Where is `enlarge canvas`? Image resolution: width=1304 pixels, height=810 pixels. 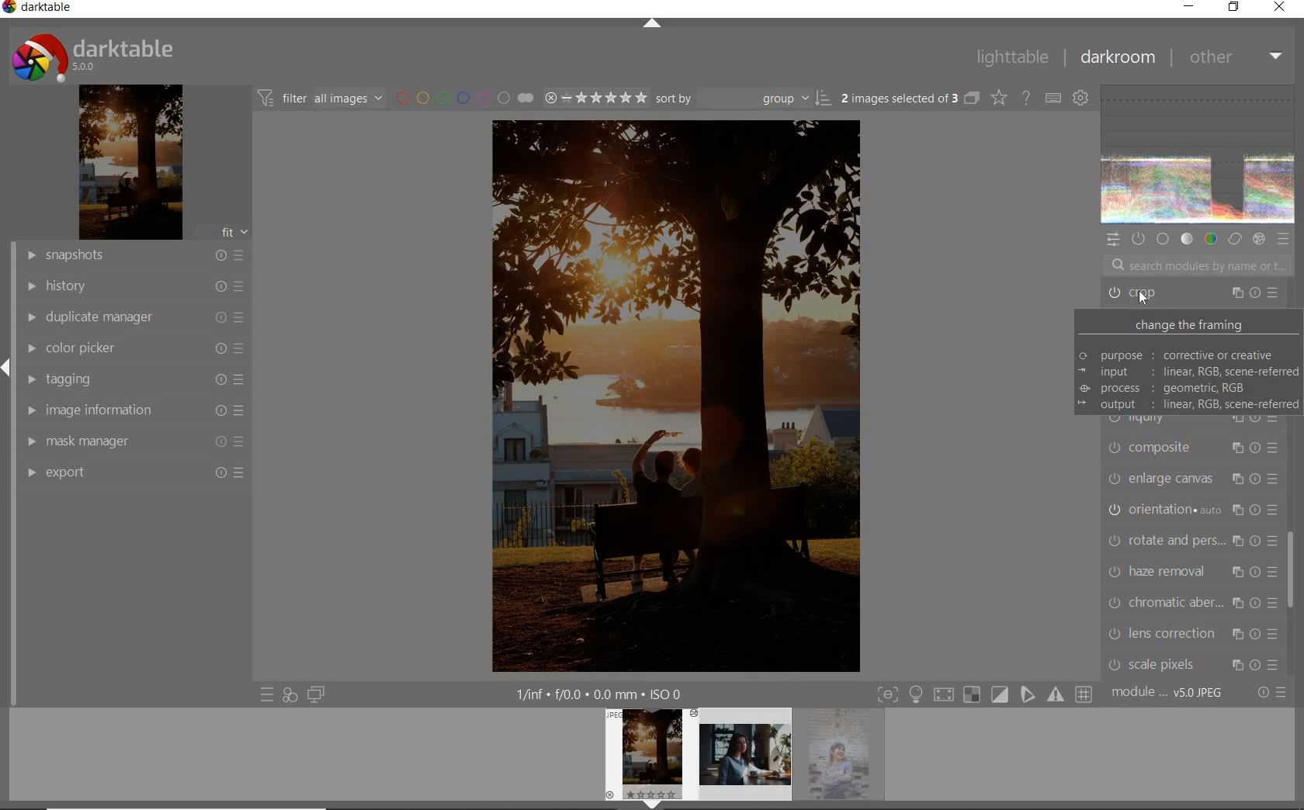 enlarge canvas is located at coordinates (1193, 479).